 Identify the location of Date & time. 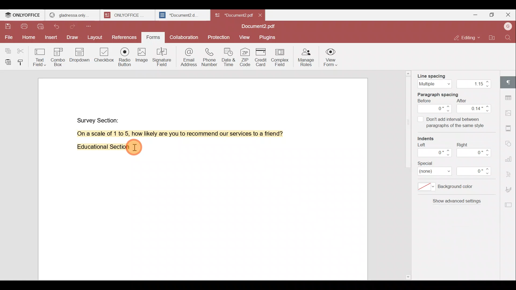
(228, 56).